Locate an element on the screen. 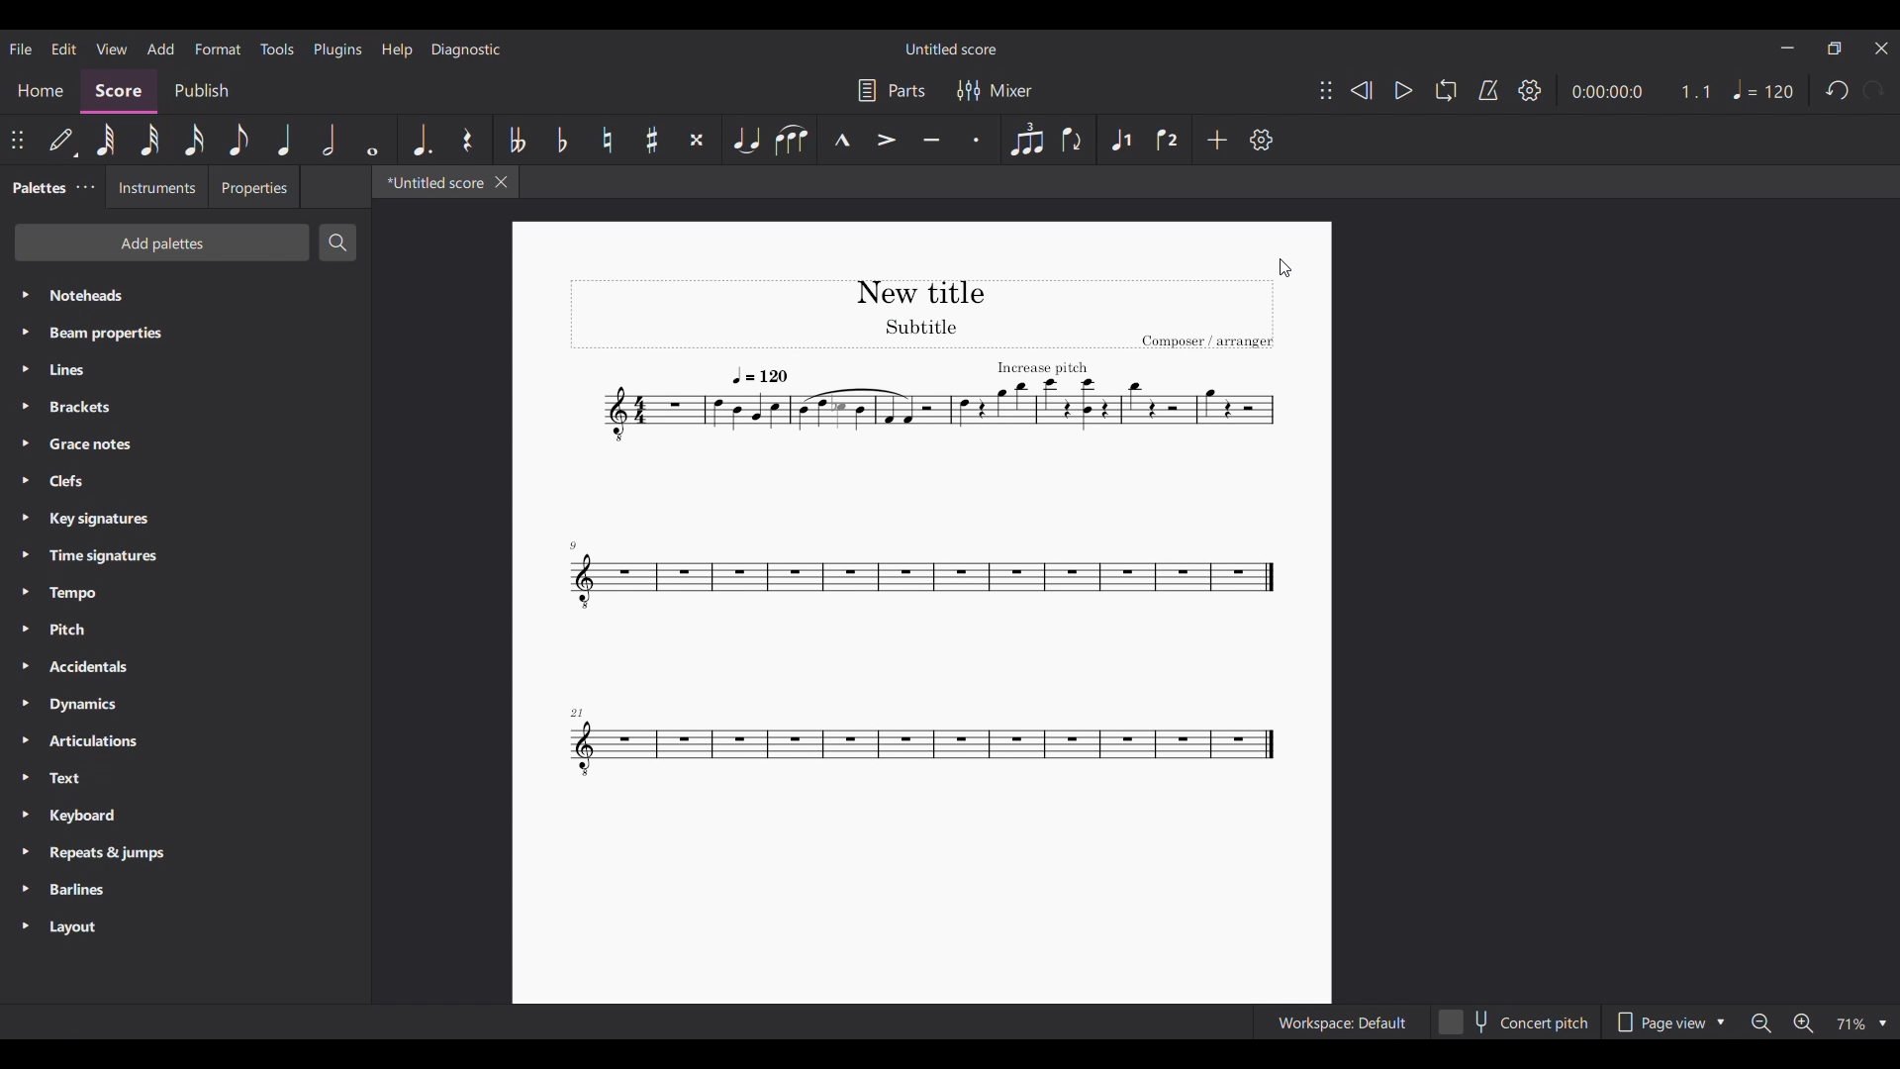 The height and width of the screenshot is (1069, 1900). Redo is located at coordinates (1874, 90).